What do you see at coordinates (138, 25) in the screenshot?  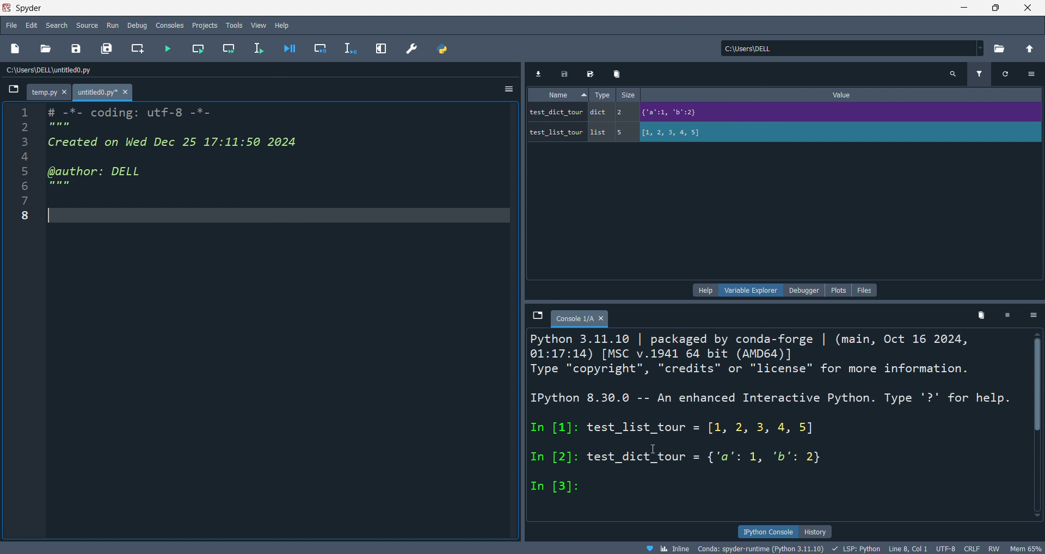 I see `debug` at bounding box center [138, 25].